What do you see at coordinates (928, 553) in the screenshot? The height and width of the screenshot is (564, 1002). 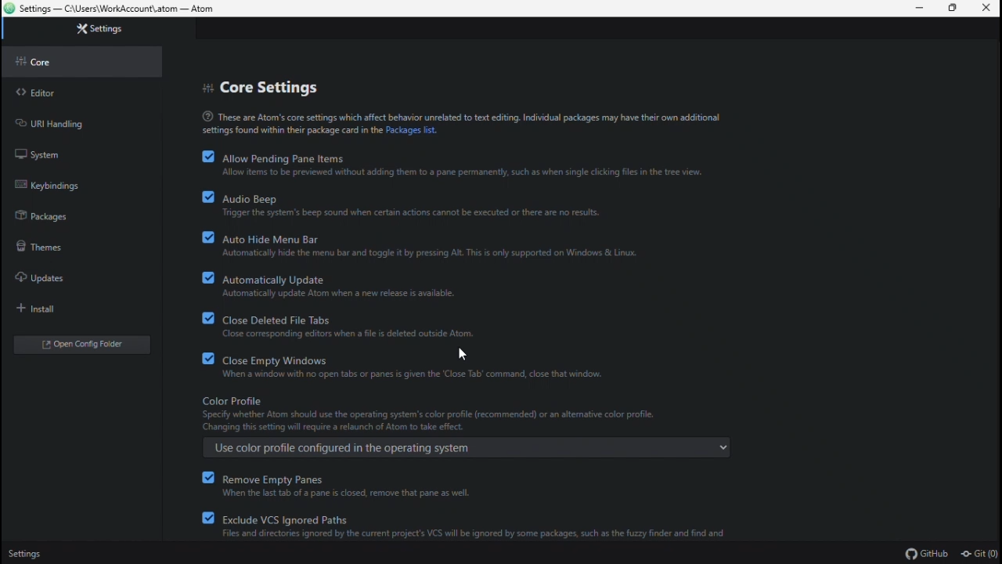 I see `GitHub` at bounding box center [928, 553].